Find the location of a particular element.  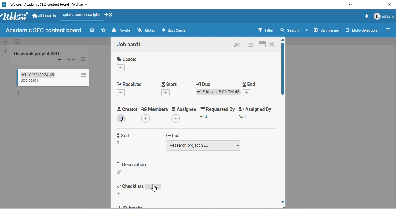

add received date is located at coordinates (121, 93).